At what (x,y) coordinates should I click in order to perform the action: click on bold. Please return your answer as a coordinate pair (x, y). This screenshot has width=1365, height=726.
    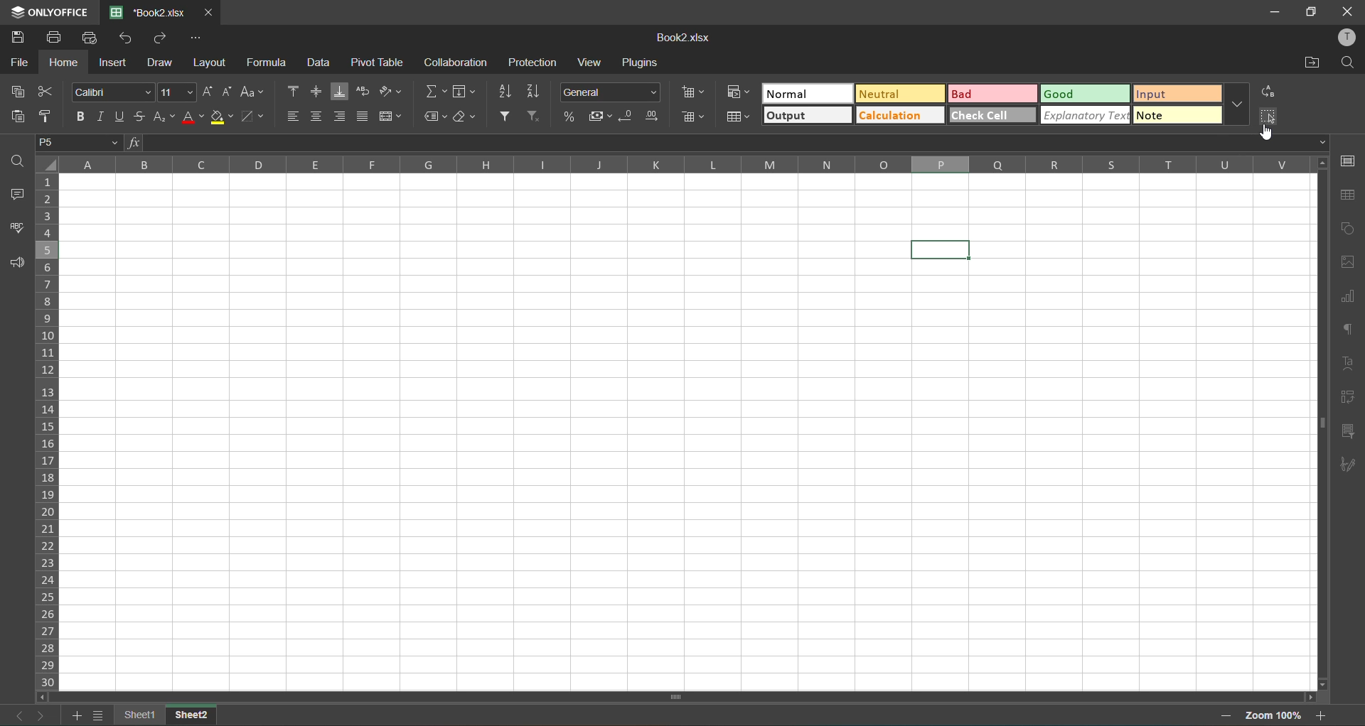
    Looking at the image, I should click on (80, 118).